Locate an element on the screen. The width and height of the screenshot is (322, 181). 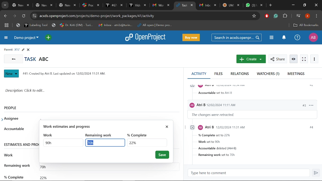
Control audio/video is located at coordinates (298, 16).